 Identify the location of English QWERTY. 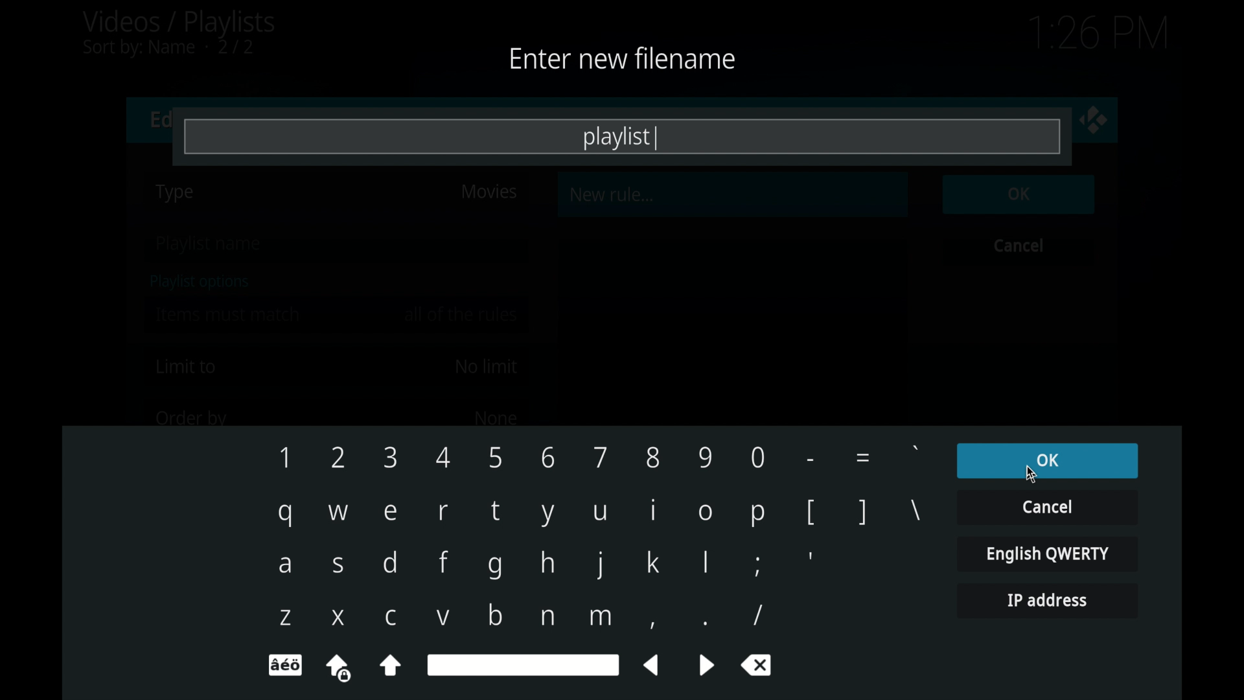
(1046, 553).